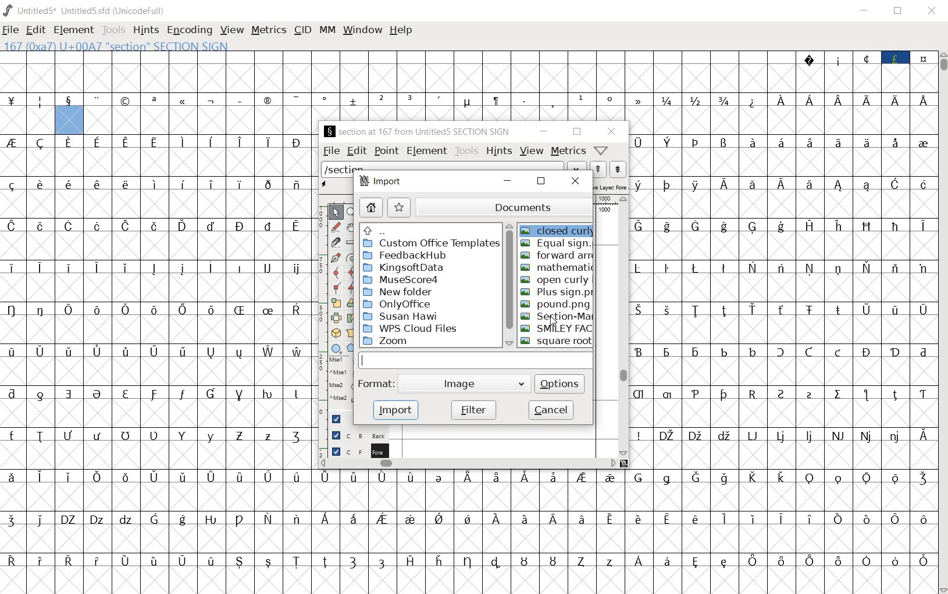  Describe the element at coordinates (850, 100) in the screenshot. I see `special letters` at that location.